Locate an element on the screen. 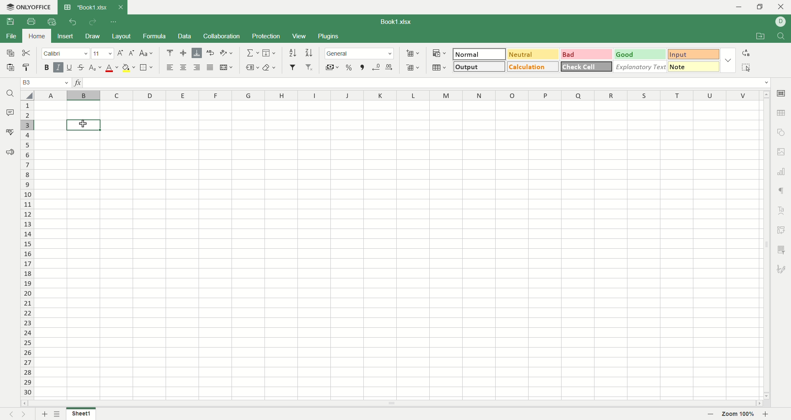 Image resolution: width=791 pixels, height=420 pixels. wrap text is located at coordinates (209, 53).